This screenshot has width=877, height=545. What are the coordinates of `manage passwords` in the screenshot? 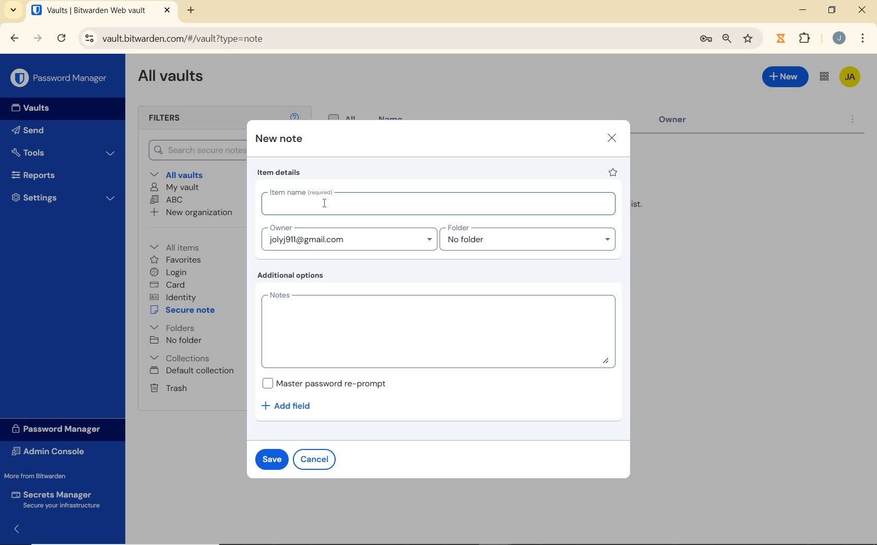 It's located at (706, 41).